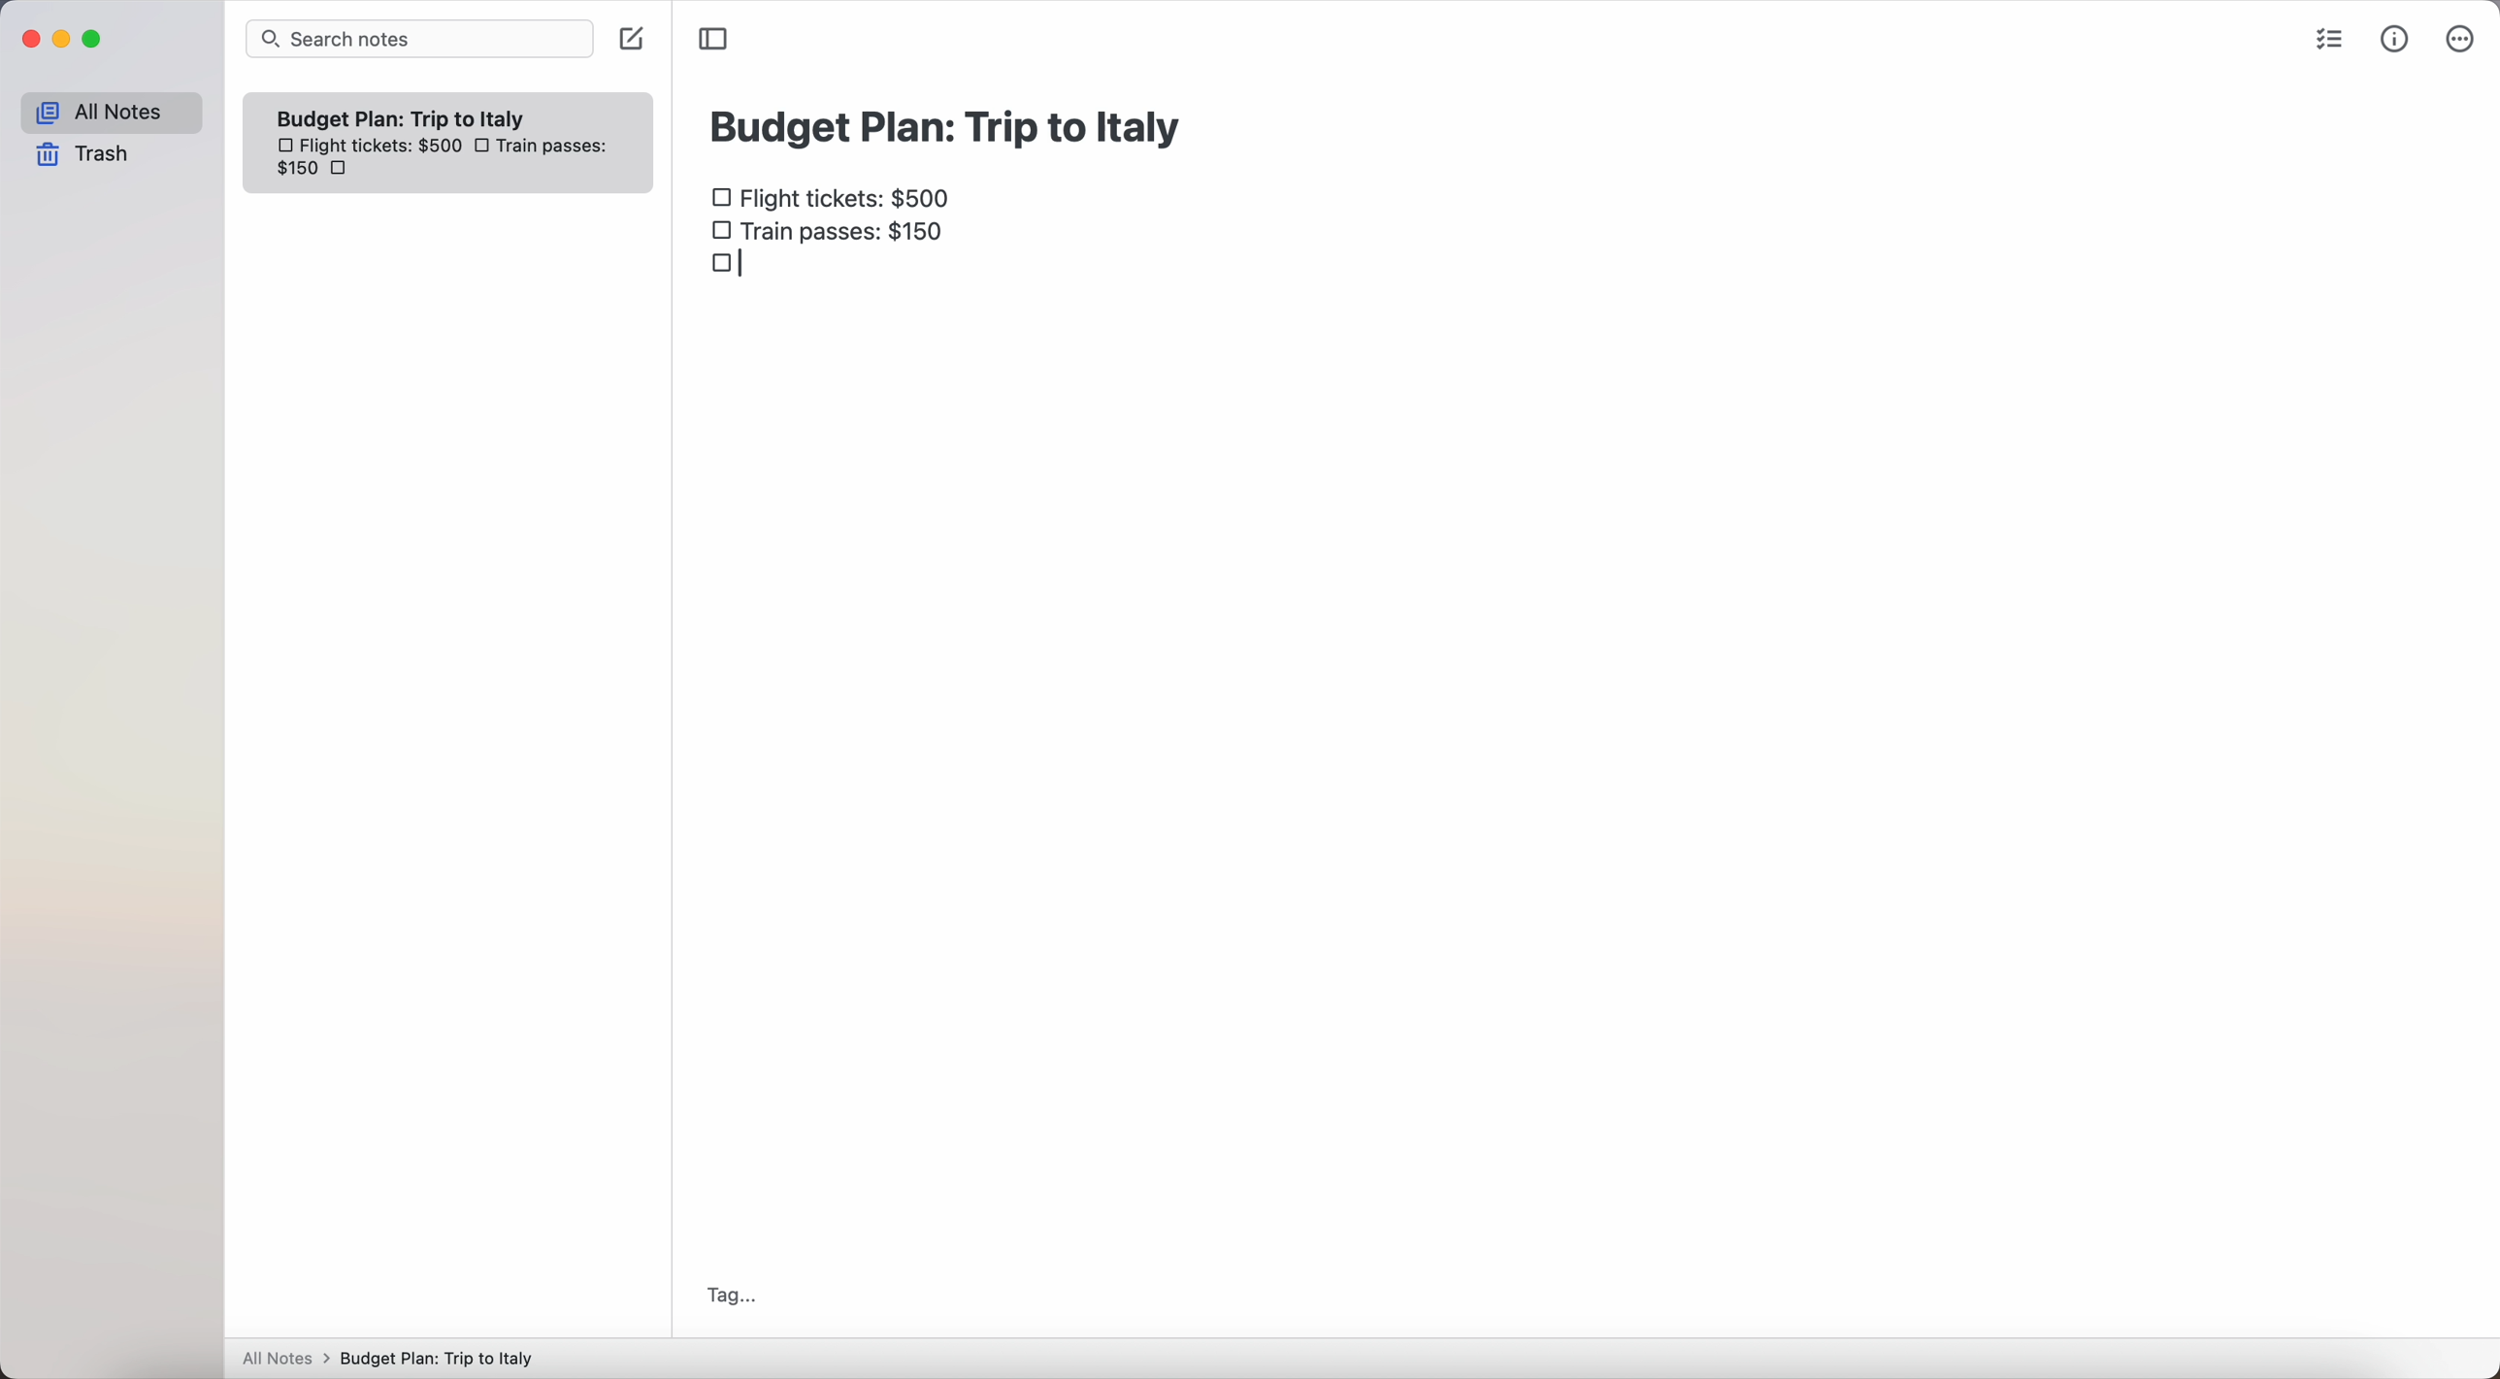 This screenshot has width=2500, height=1379. What do you see at coordinates (486, 146) in the screenshot?
I see `checkbox` at bounding box center [486, 146].